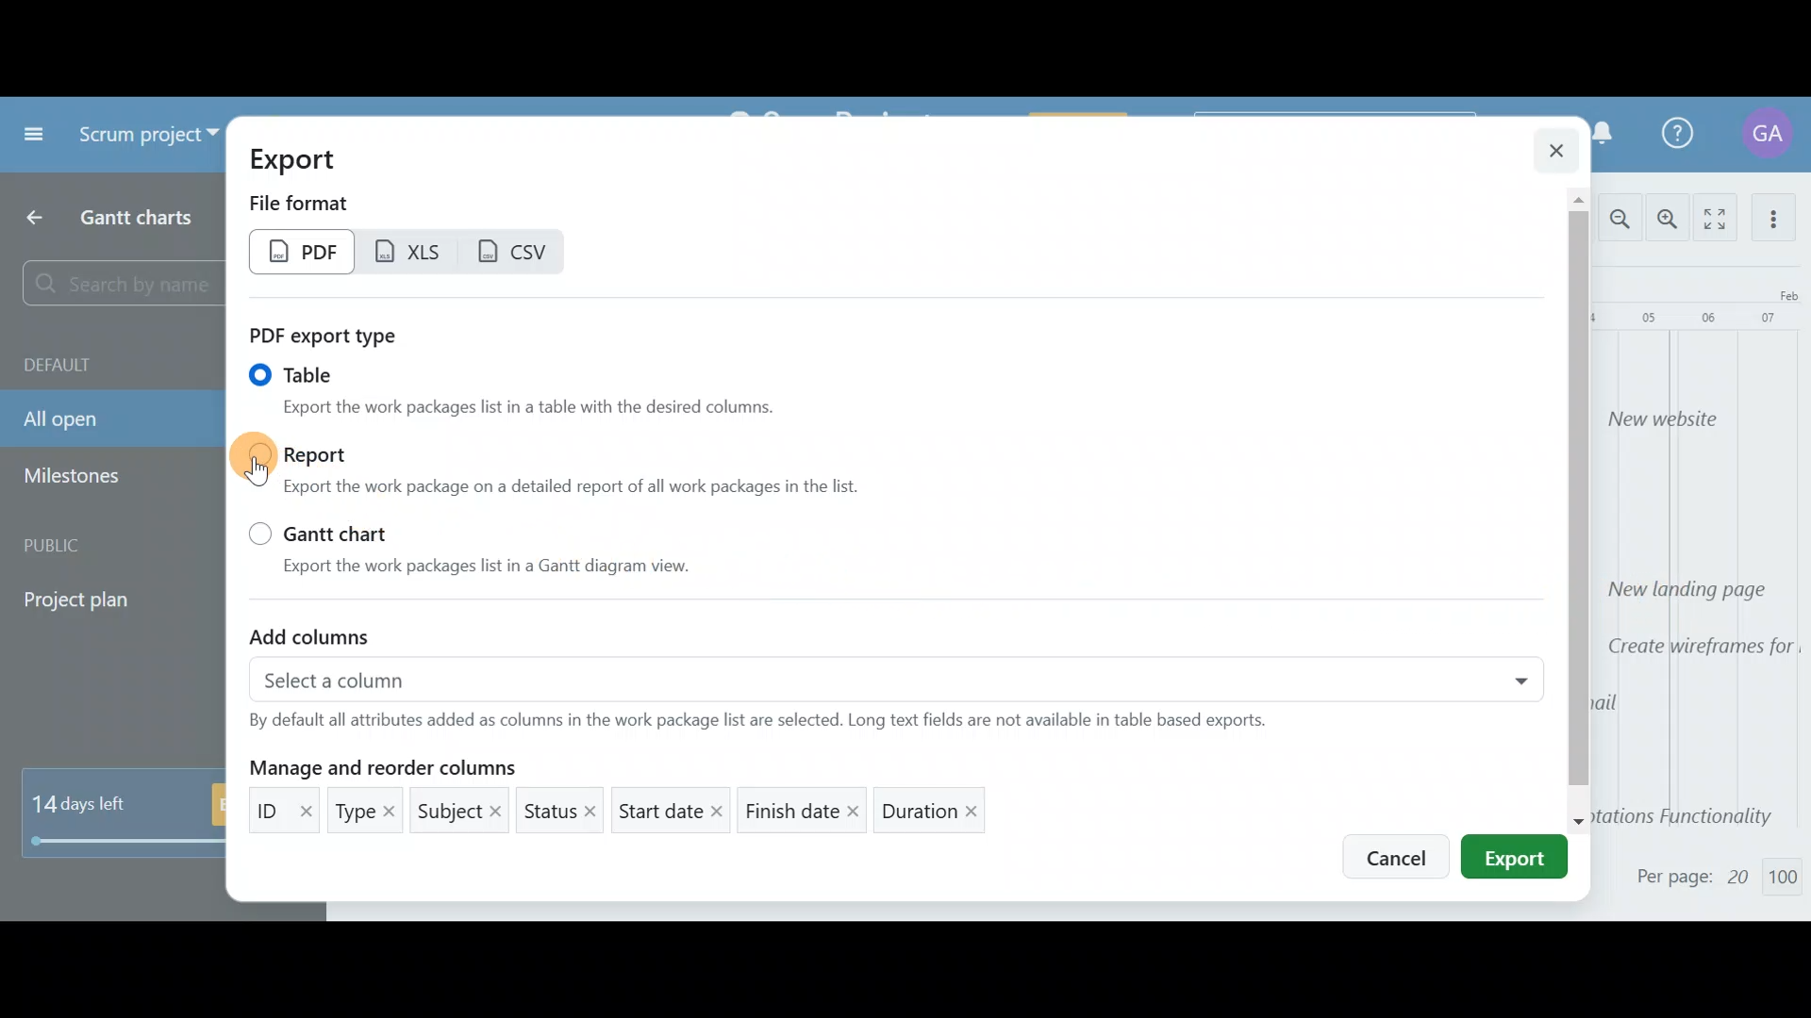 The height and width of the screenshot is (1018, 1811). What do you see at coordinates (403, 254) in the screenshot?
I see `XLS` at bounding box center [403, 254].